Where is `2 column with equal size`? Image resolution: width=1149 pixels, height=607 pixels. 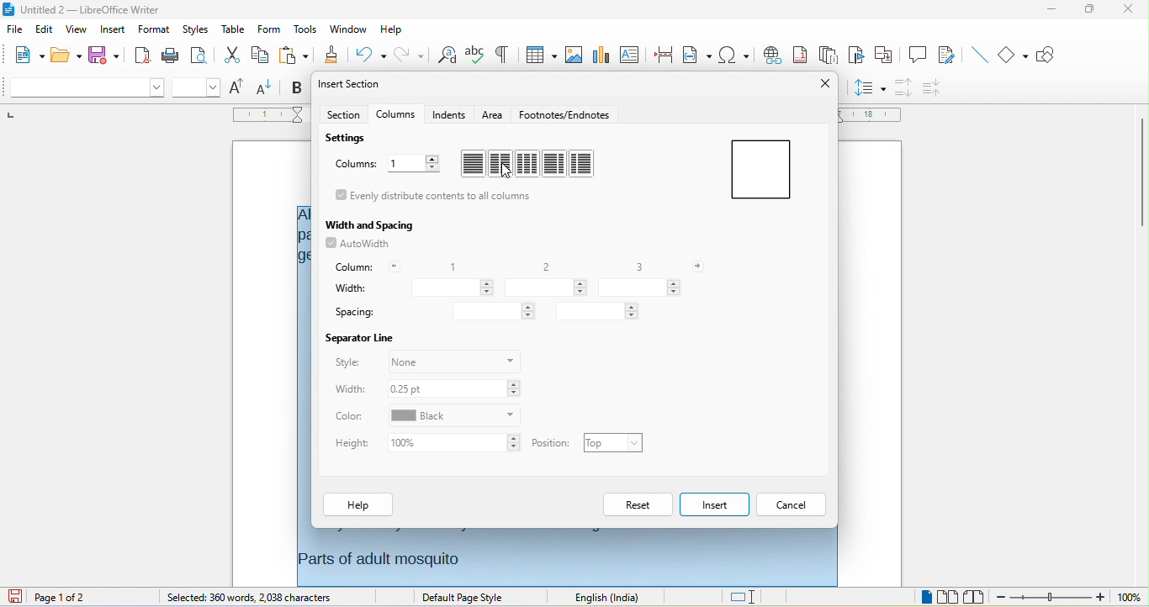 2 column with equal size is located at coordinates (501, 163).